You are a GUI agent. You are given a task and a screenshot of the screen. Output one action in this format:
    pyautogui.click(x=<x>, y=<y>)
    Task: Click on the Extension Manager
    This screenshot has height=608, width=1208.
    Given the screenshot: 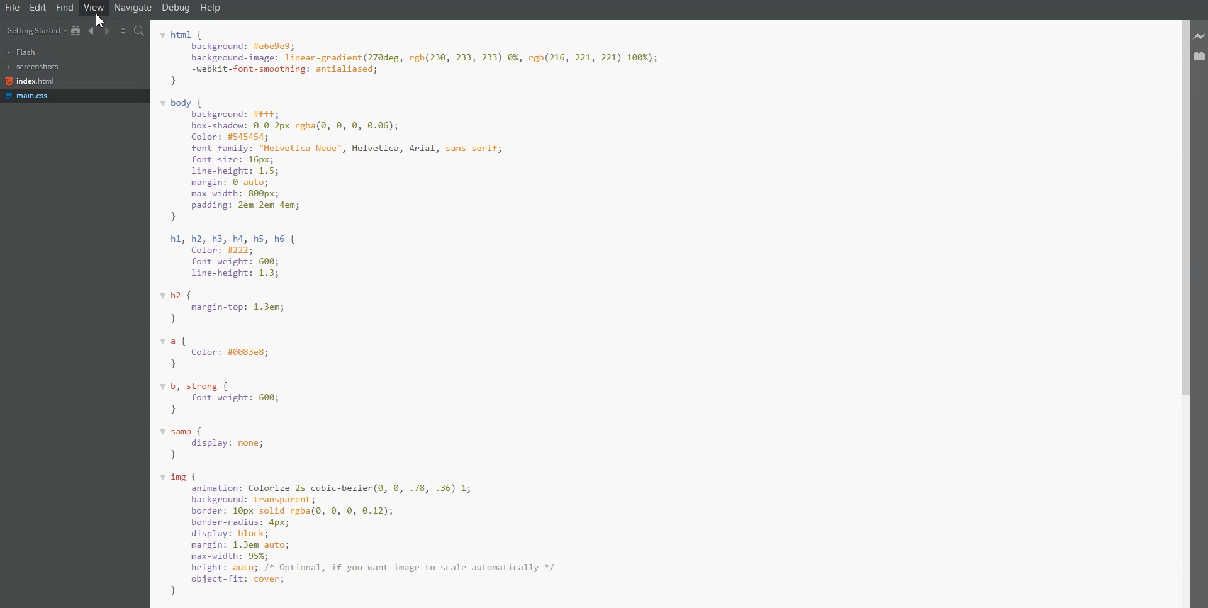 What is the action you would take?
    pyautogui.click(x=1200, y=55)
    